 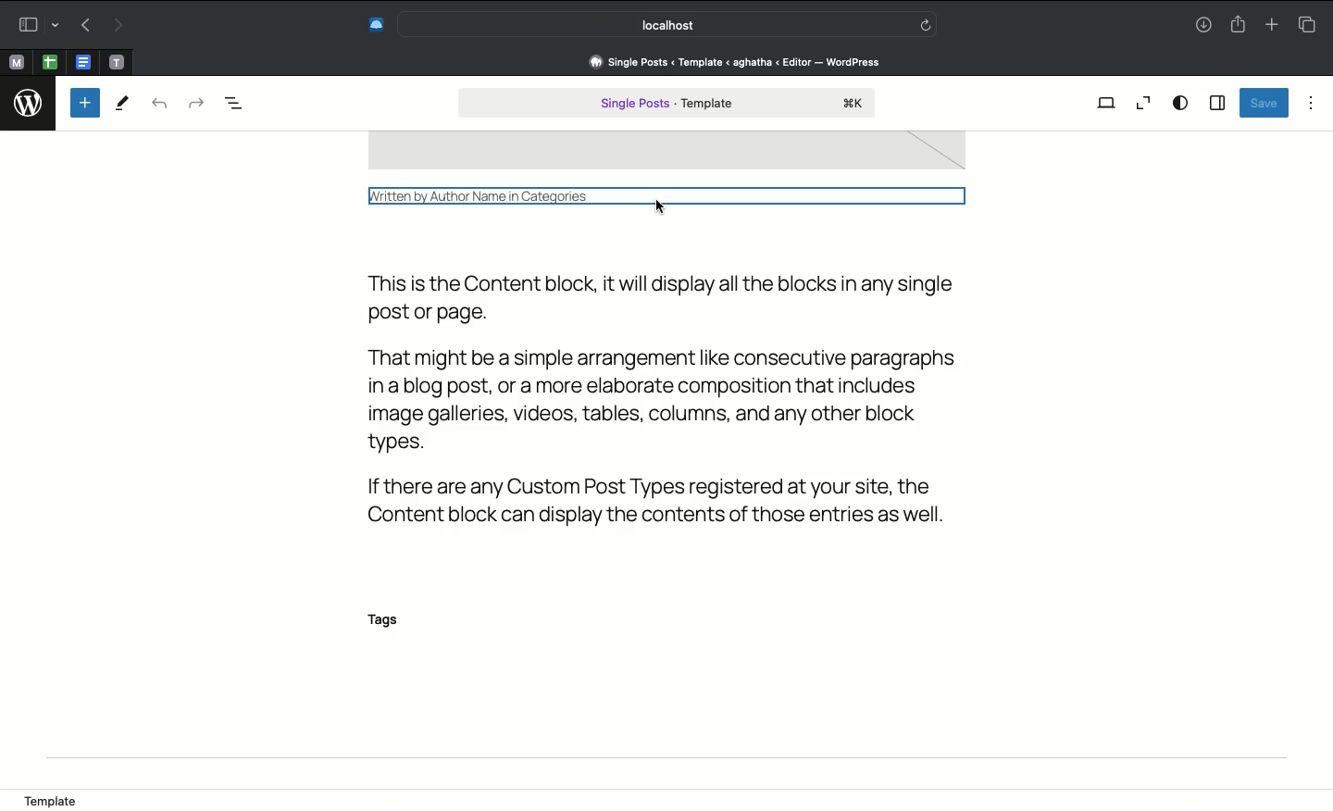 What do you see at coordinates (680, 399) in the screenshot?
I see `Text` at bounding box center [680, 399].